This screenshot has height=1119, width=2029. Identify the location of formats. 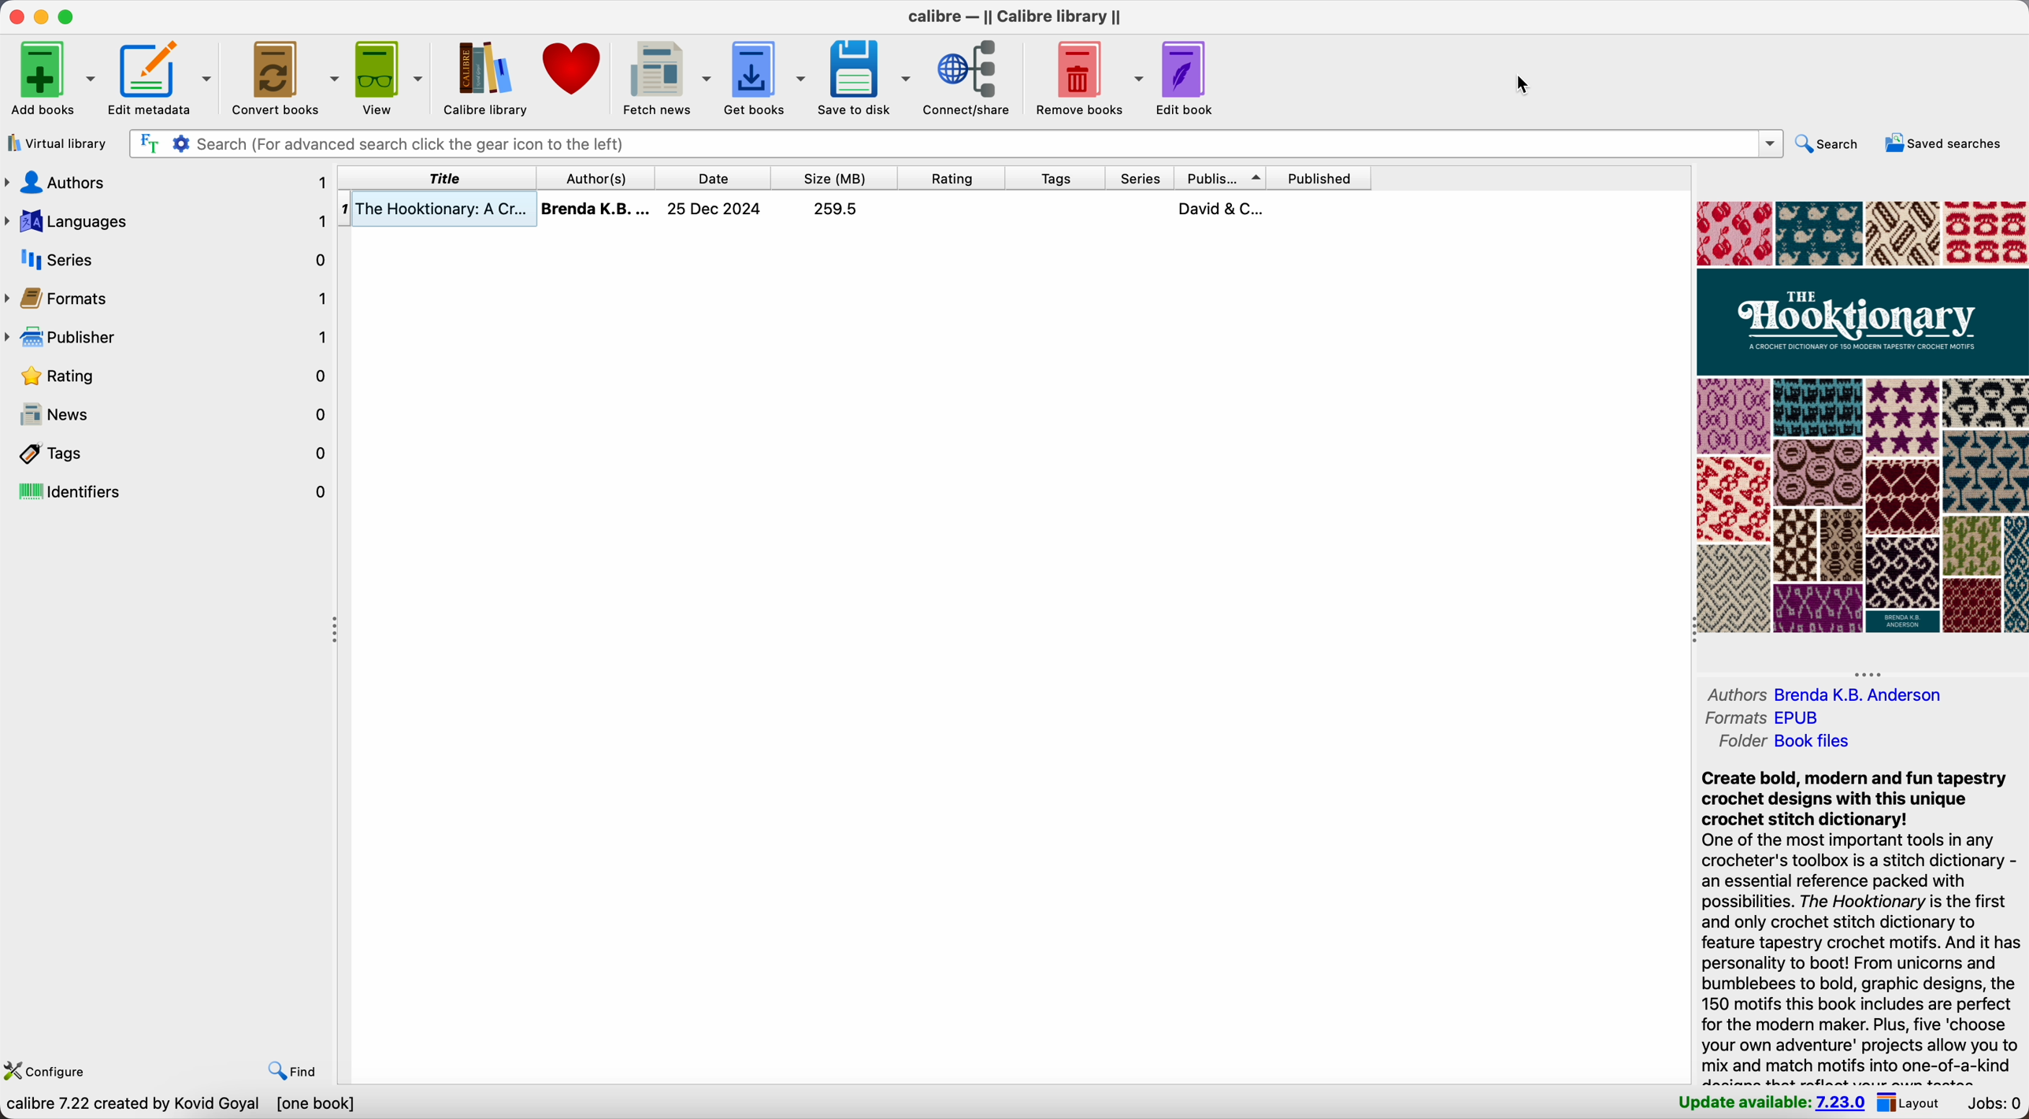
(1767, 717).